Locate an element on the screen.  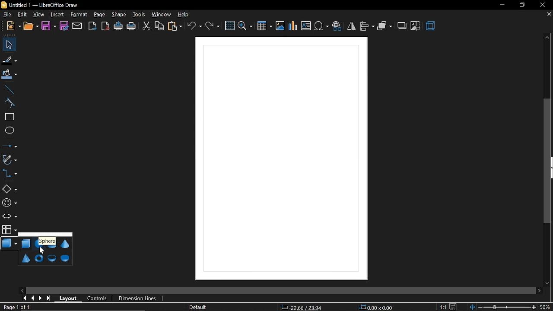
move down is located at coordinates (549, 283).